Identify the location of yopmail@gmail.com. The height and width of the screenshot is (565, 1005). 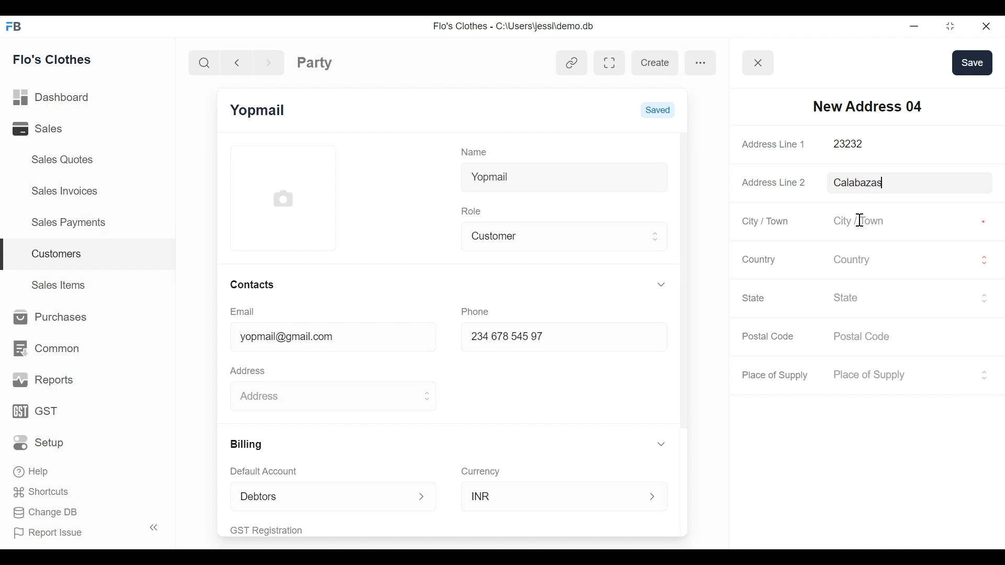
(324, 338).